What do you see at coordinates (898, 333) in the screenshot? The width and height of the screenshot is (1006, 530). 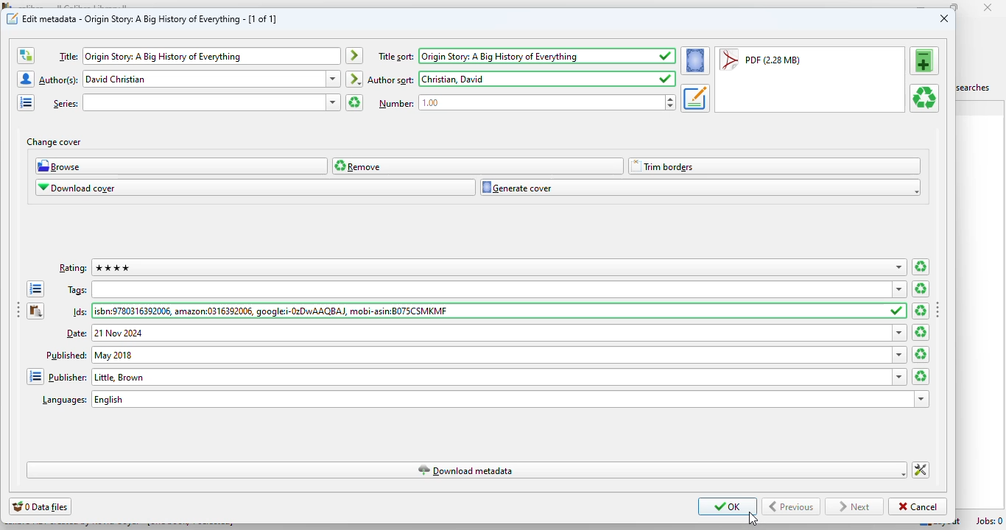 I see `dropdown` at bounding box center [898, 333].